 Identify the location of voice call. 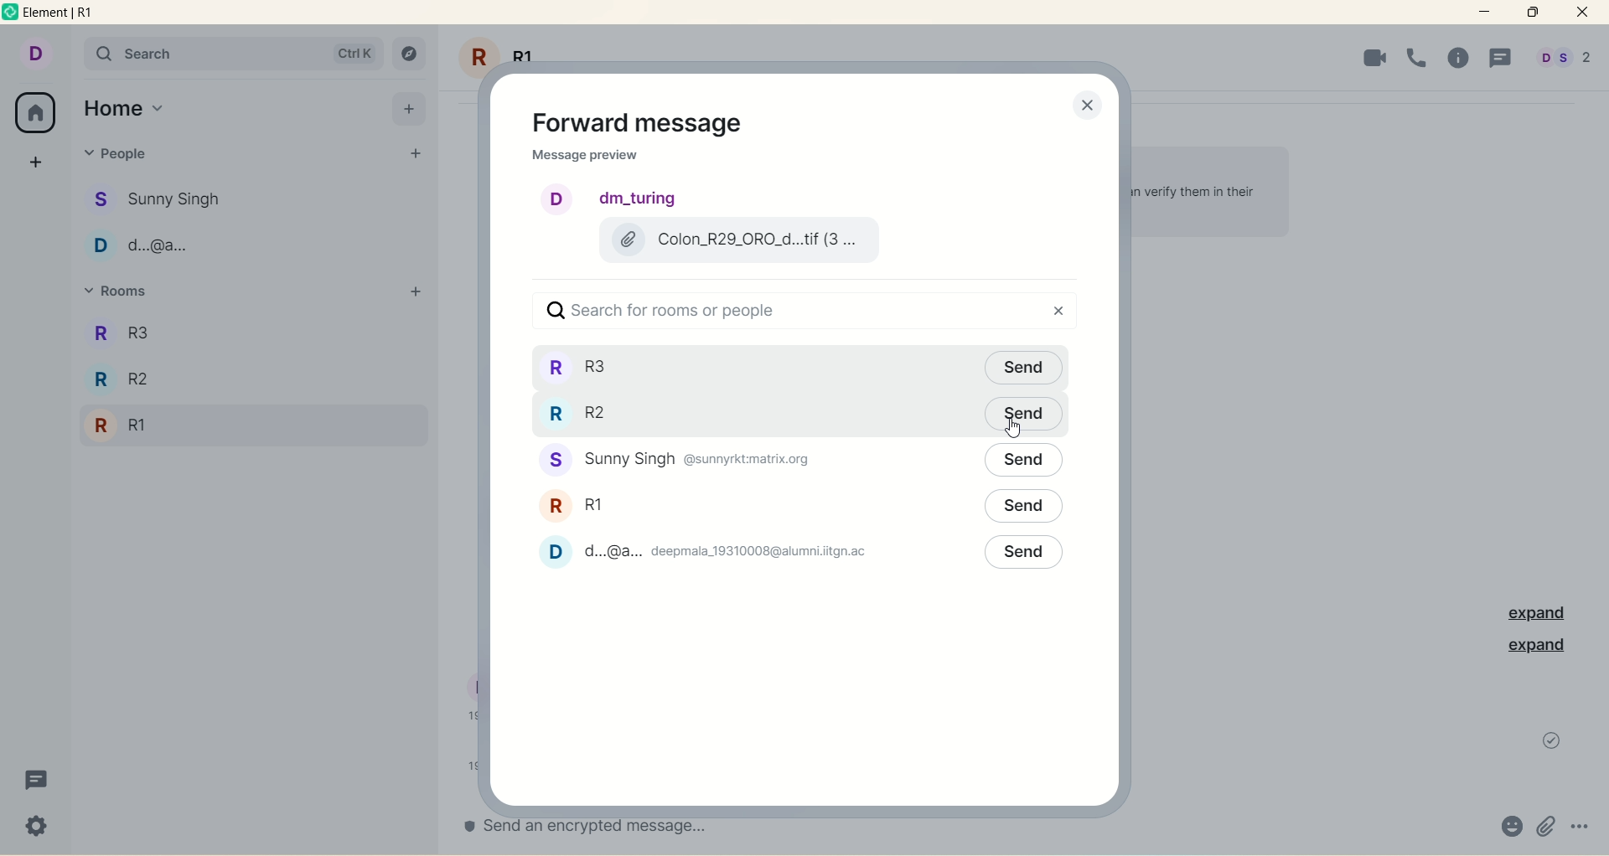
(1419, 56).